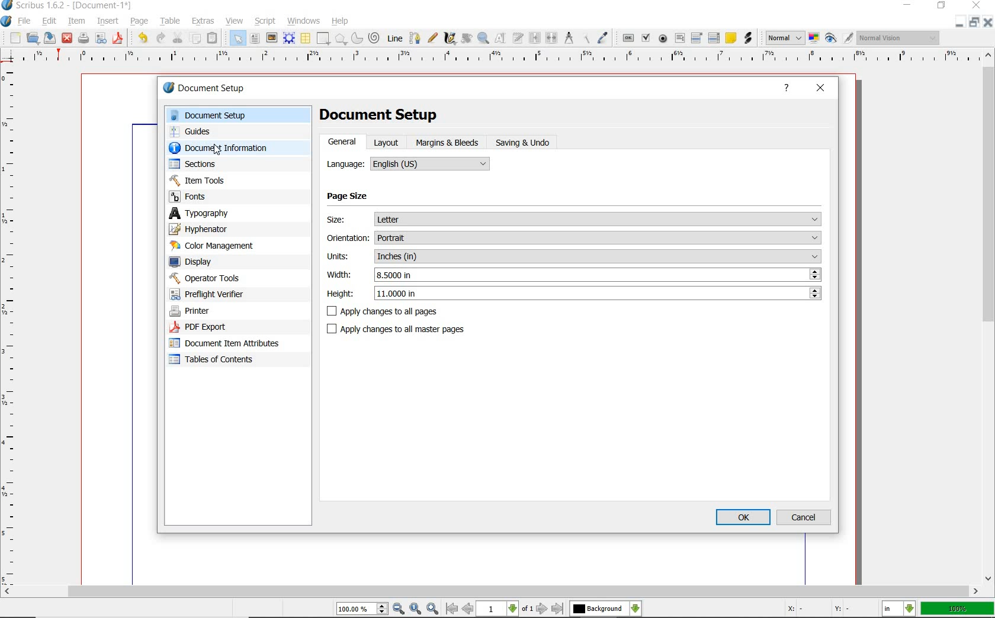 This screenshot has height=618, width=995. I want to click on Bezier curve, so click(415, 38).